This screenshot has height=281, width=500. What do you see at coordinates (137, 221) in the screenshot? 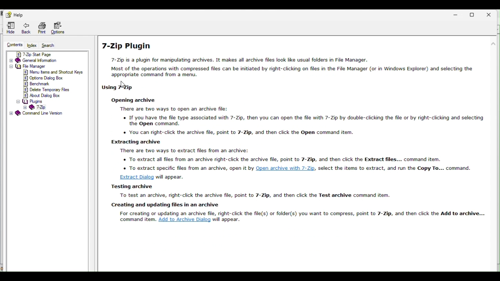
I see `command item` at bounding box center [137, 221].